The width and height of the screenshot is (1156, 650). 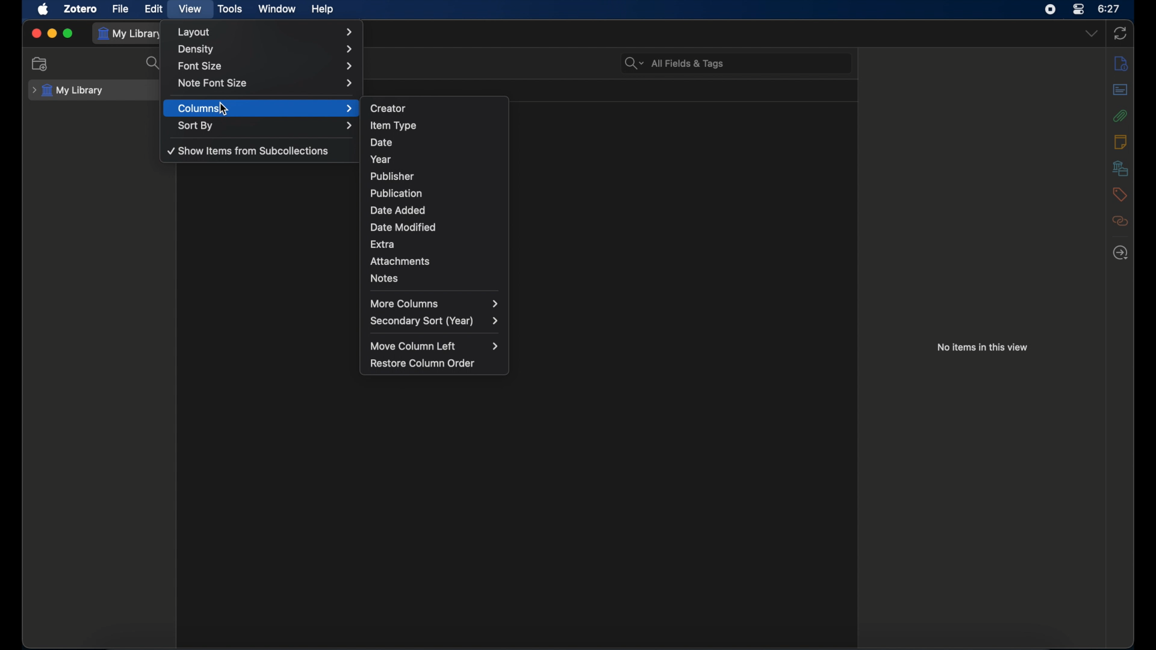 I want to click on sort by, so click(x=266, y=125).